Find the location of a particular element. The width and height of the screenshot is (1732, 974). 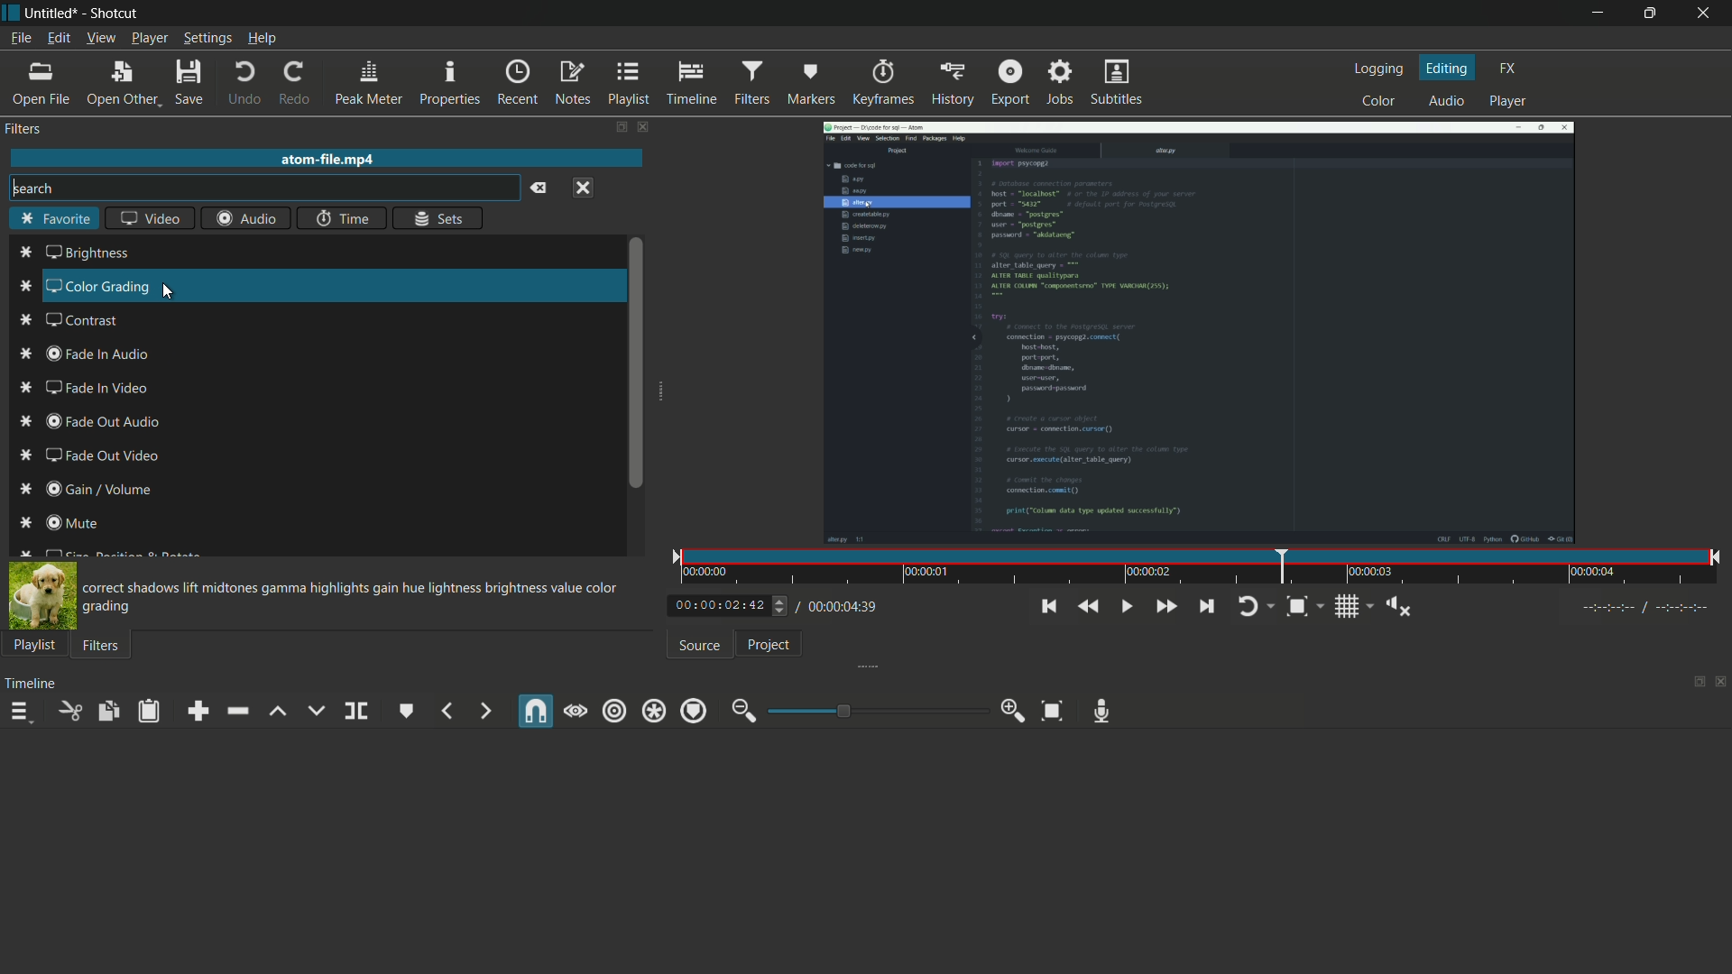

change layout is located at coordinates (615, 126).